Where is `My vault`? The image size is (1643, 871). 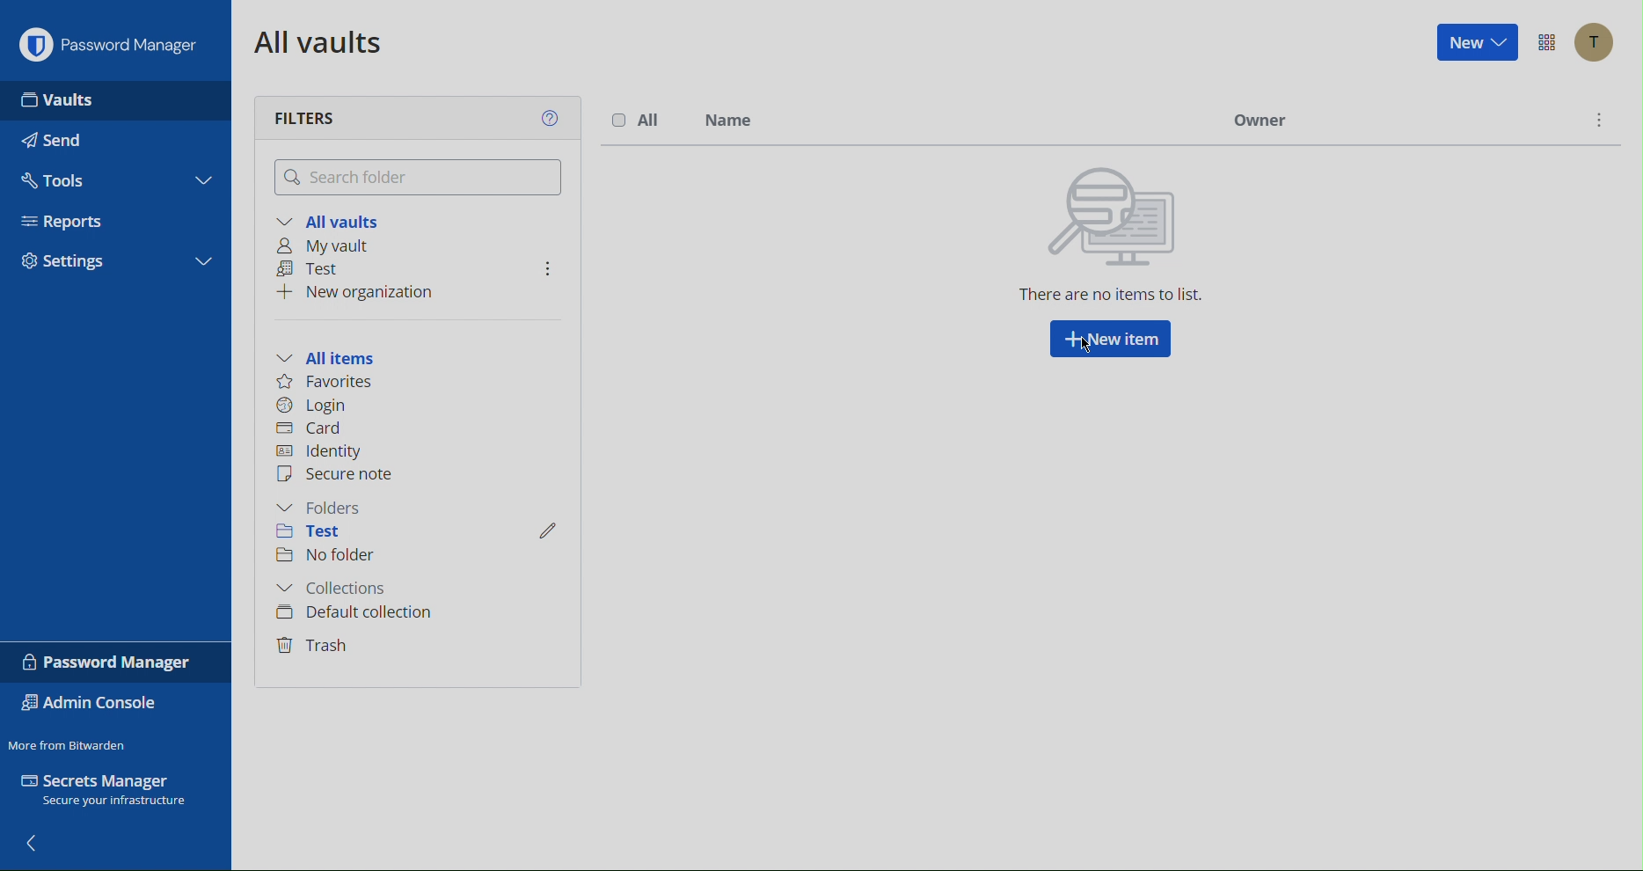 My vault is located at coordinates (331, 244).